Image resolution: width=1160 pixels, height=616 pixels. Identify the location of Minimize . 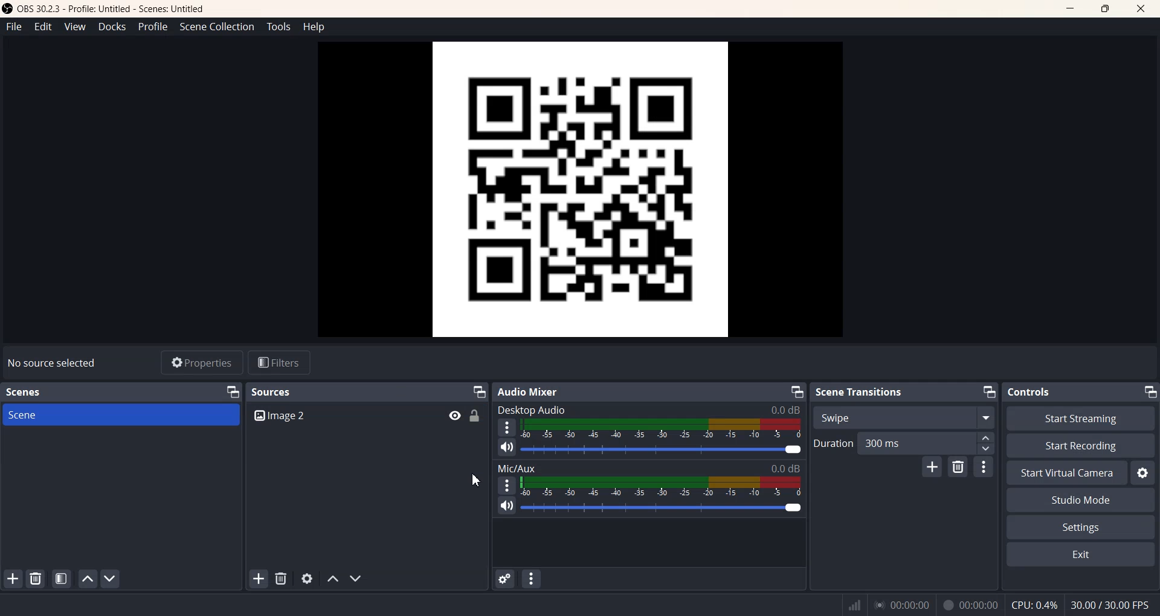
(1063, 8).